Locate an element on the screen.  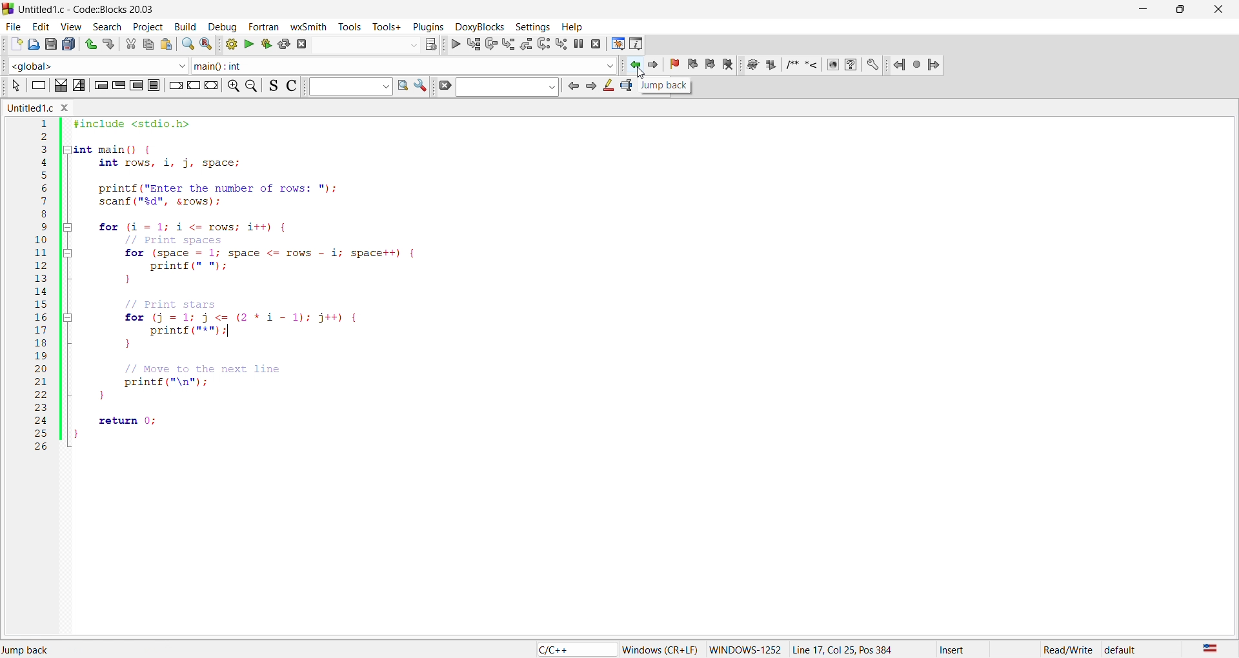
info is located at coordinates (634, 44).